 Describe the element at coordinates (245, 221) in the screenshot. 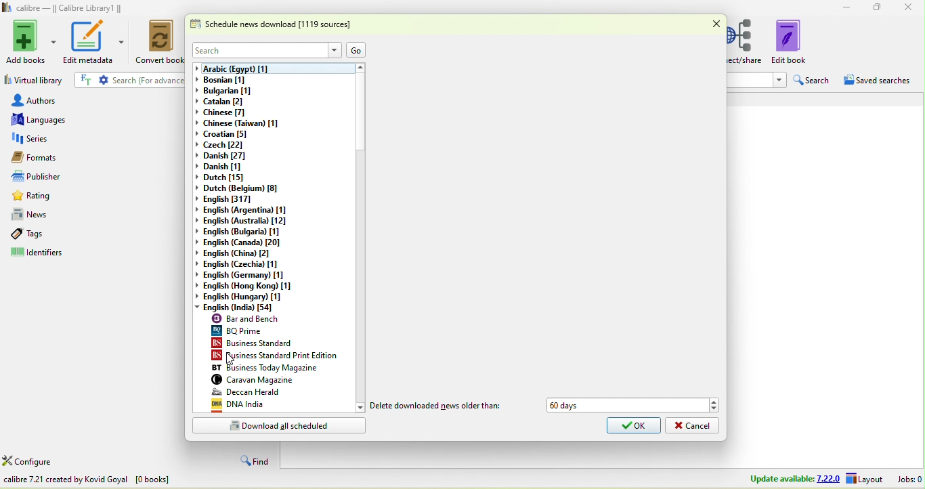

I see `english (australia)[12]` at that location.